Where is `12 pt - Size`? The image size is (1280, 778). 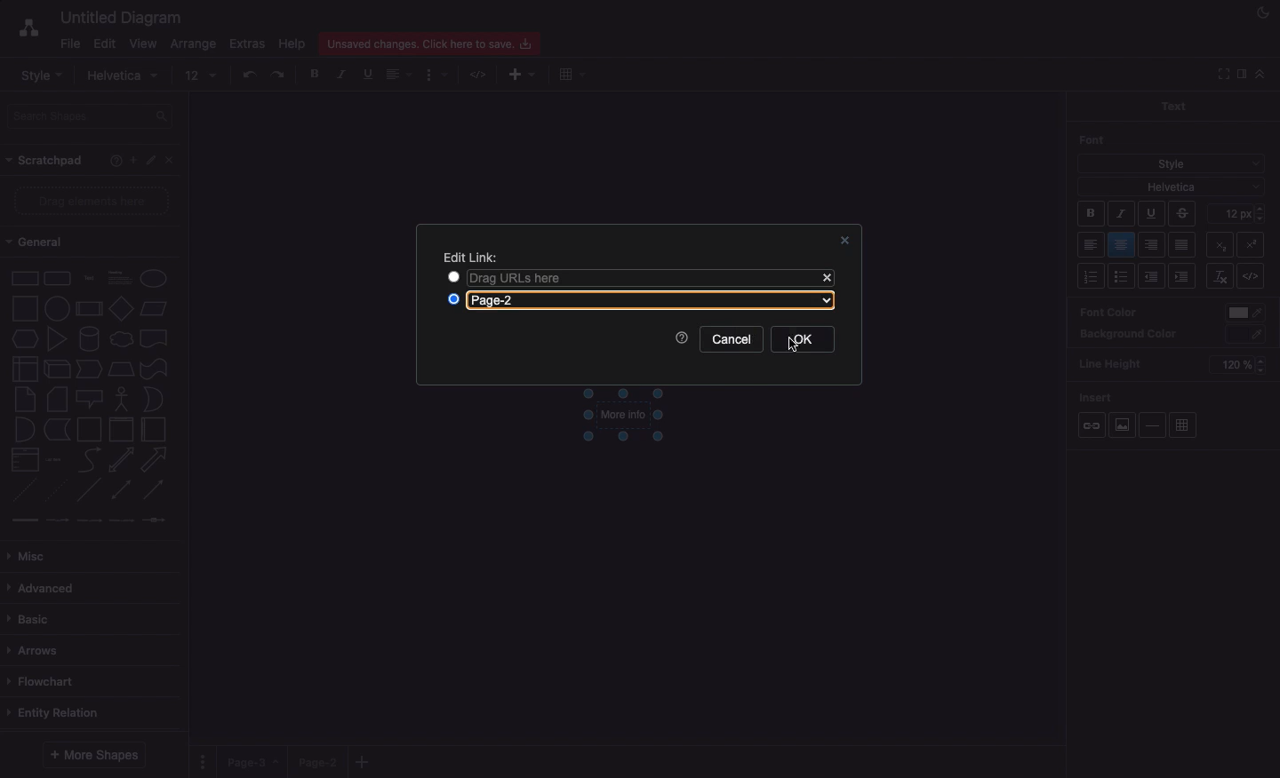 12 pt - Size is located at coordinates (1239, 212).